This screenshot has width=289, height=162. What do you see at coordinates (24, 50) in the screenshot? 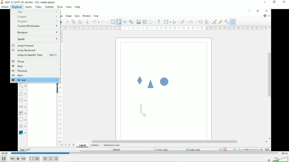
I see `Jump backward` at bounding box center [24, 50].